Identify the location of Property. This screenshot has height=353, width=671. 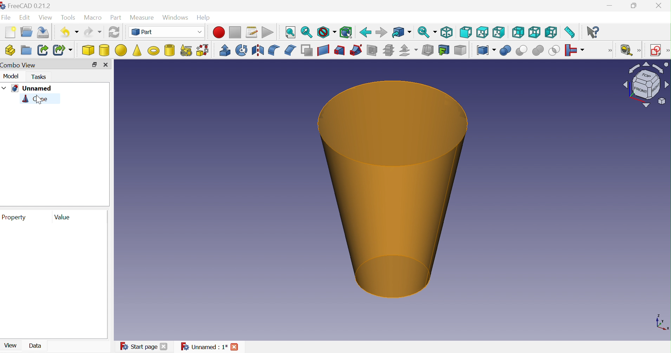
(16, 217).